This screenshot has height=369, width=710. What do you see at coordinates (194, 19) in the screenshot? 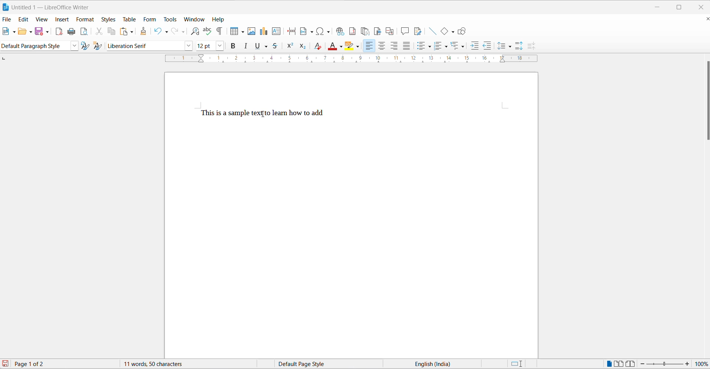
I see `window` at bounding box center [194, 19].